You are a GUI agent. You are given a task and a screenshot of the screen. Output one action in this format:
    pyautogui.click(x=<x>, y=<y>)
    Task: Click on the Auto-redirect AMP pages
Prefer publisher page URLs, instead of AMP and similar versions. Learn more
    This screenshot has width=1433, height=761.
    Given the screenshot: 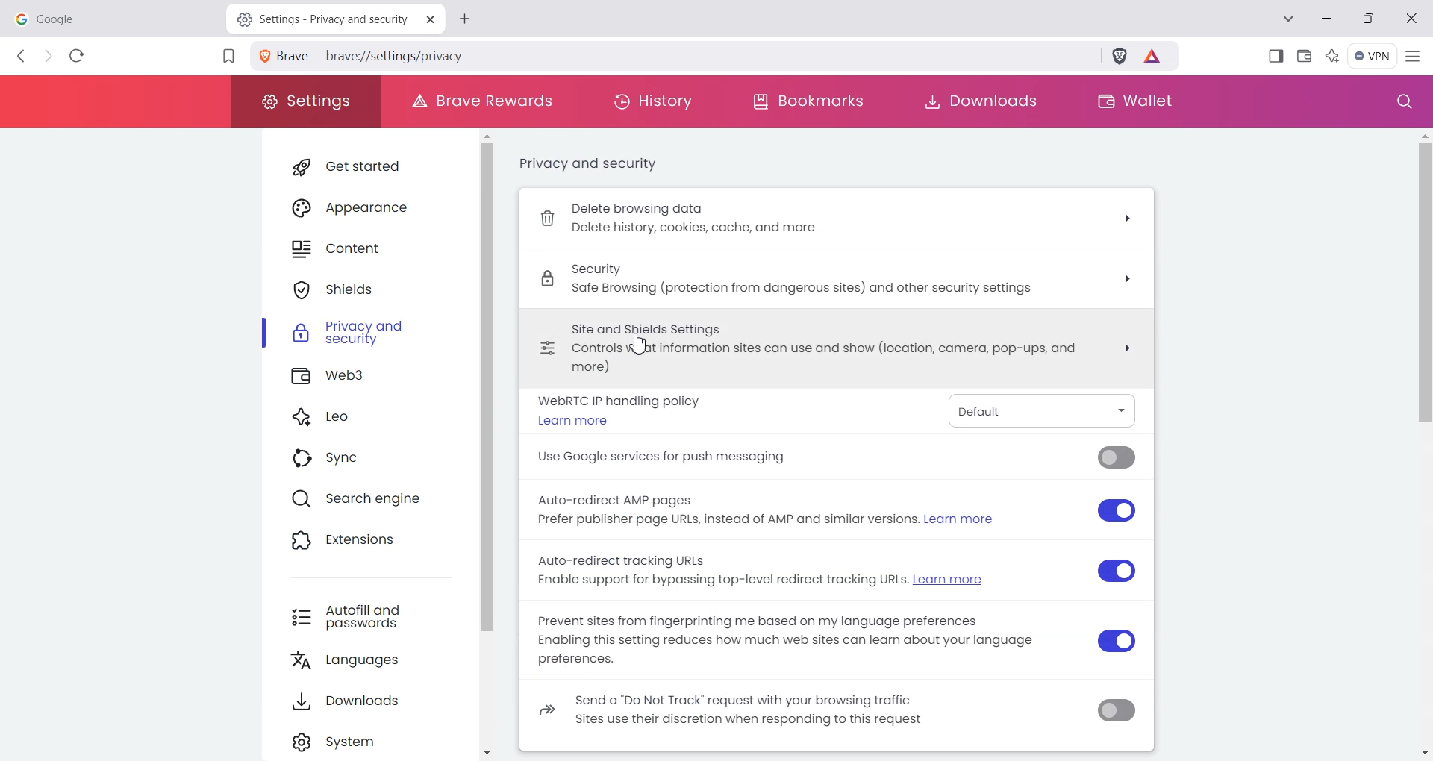 What is the action you would take?
    pyautogui.click(x=772, y=510)
    